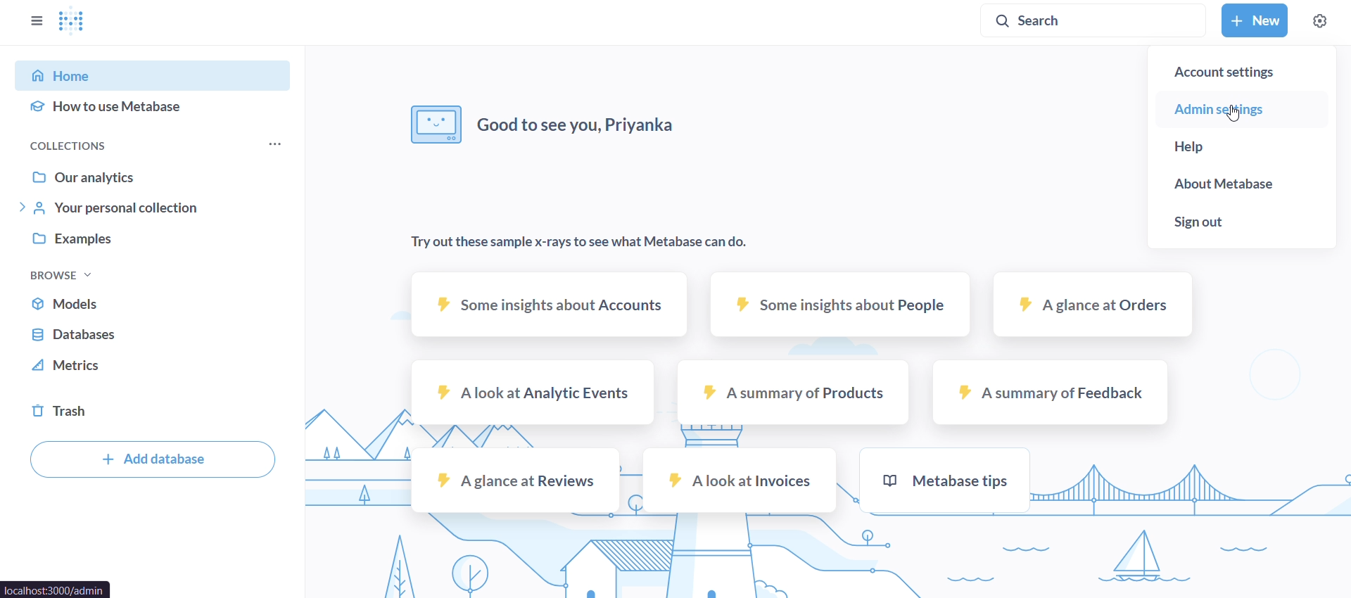 The height and width of the screenshot is (598, 1351). What do you see at coordinates (152, 369) in the screenshot?
I see `metrics` at bounding box center [152, 369].